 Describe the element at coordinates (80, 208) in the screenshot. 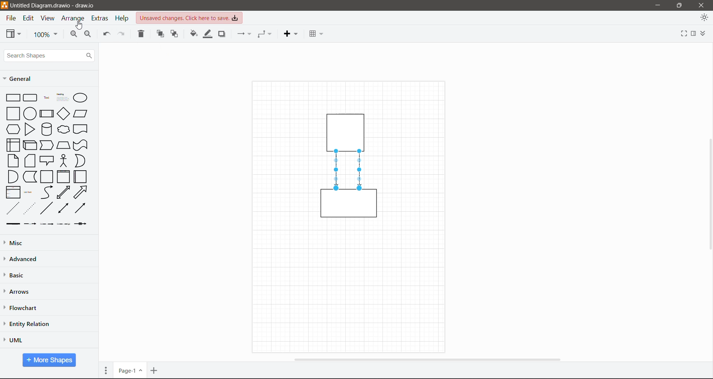

I see `directional connector` at that location.